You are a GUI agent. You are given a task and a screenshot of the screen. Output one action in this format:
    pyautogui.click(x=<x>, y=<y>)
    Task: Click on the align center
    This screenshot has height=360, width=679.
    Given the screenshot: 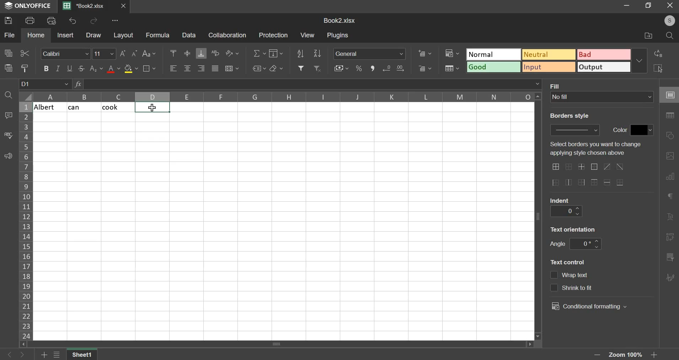 What is the action you would take?
    pyautogui.click(x=187, y=69)
    